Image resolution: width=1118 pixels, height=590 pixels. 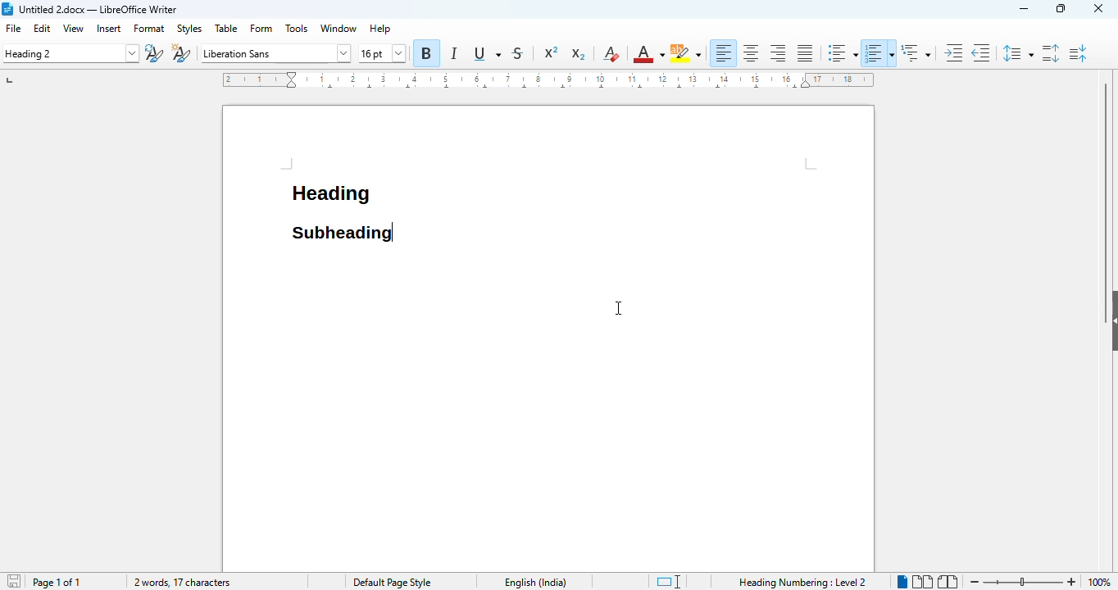 What do you see at coordinates (183, 583) in the screenshot?
I see `2 words, 17 characters` at bounding box center [183, 583].